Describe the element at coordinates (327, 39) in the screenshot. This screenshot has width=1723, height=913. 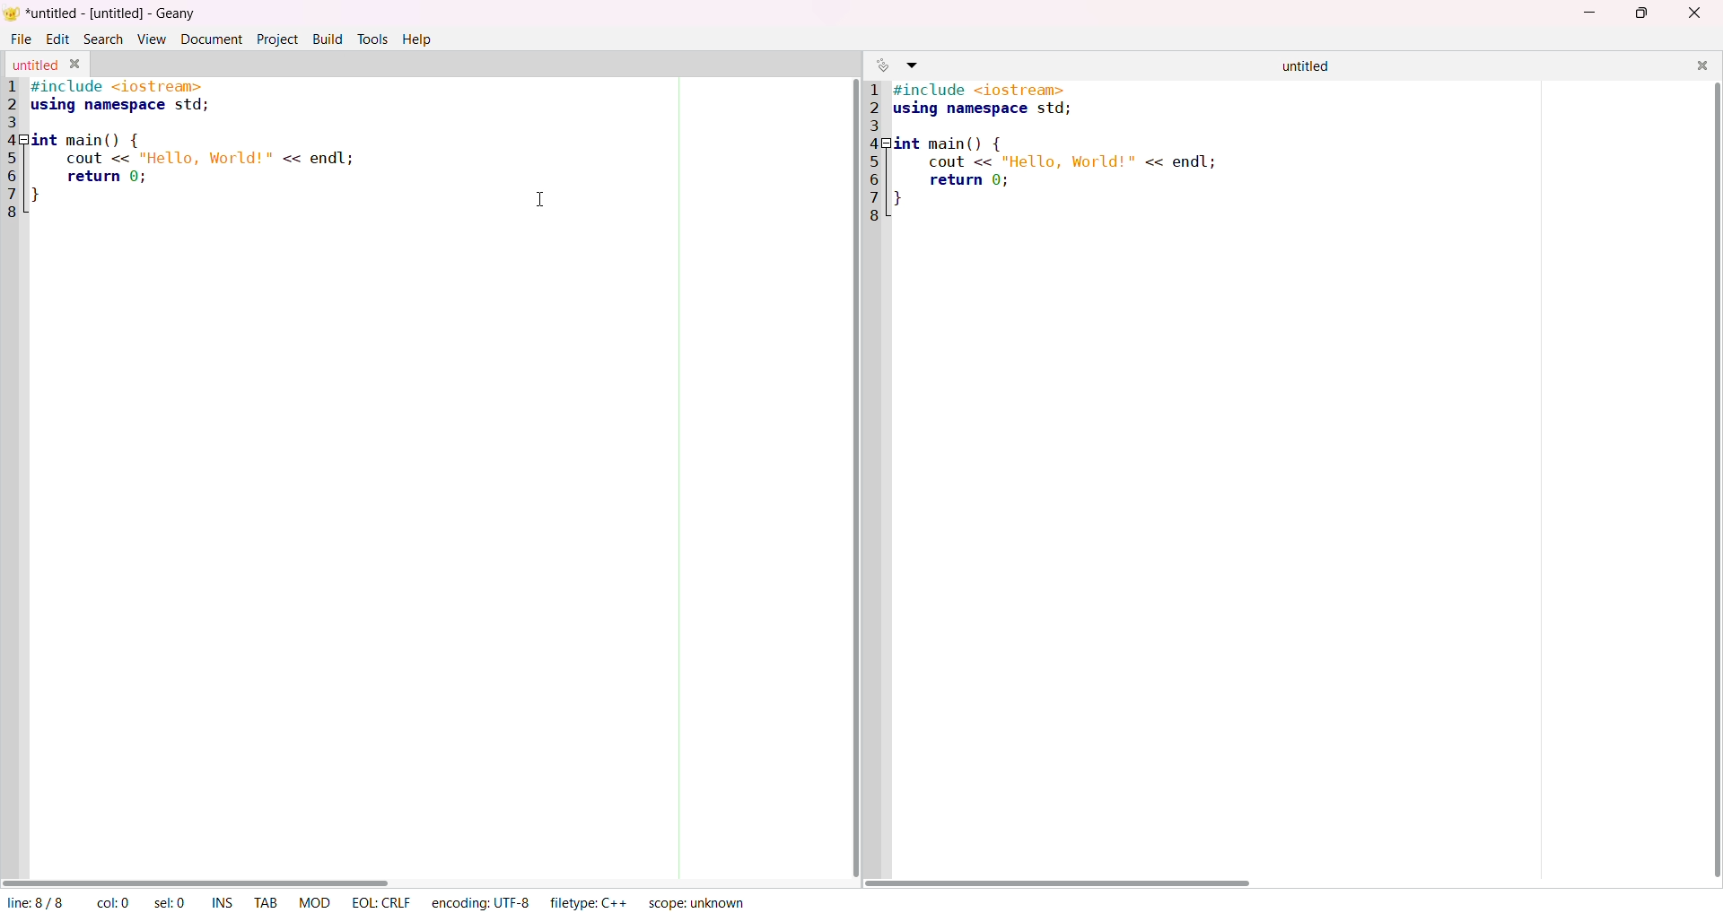
I see `Build` at that location.